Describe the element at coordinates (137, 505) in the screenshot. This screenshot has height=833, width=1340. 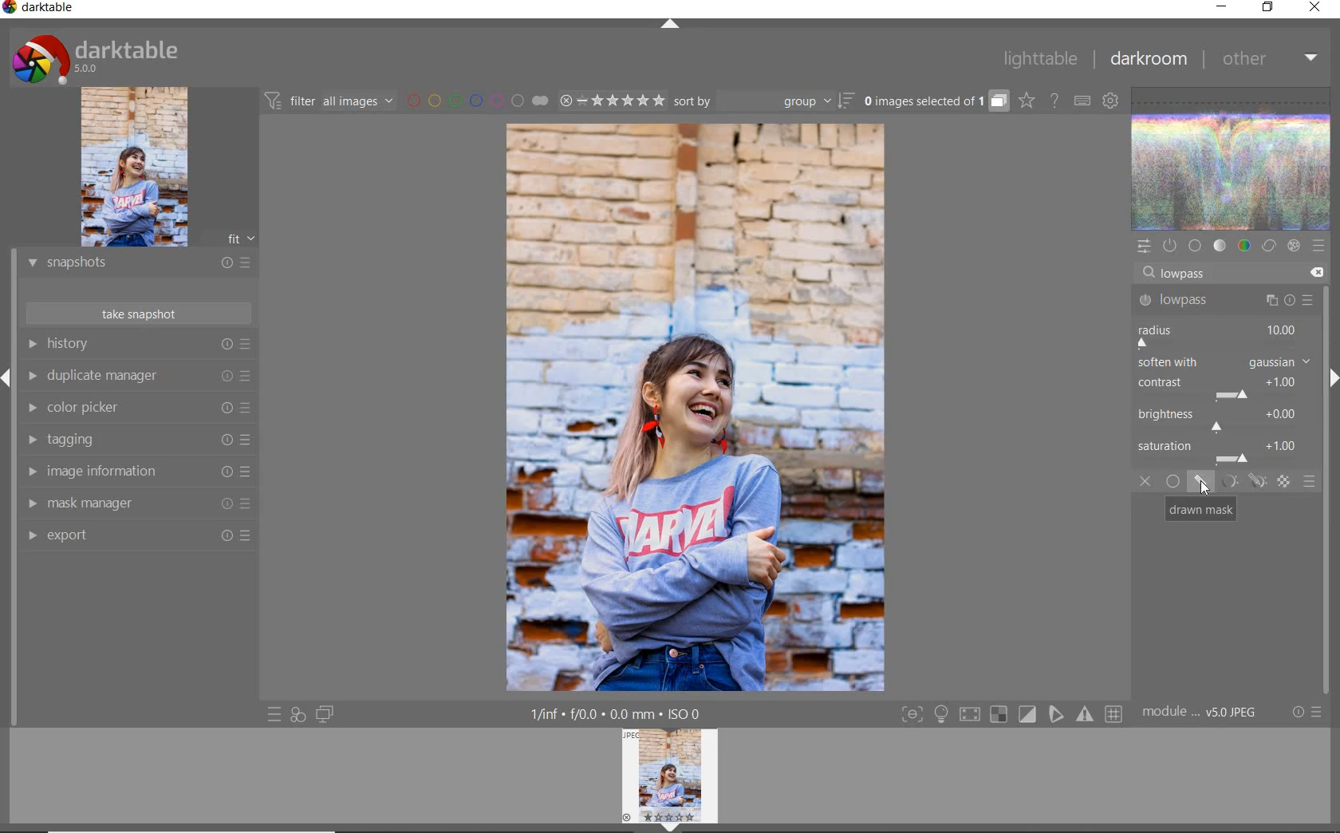
I see `mask manager` at that location.